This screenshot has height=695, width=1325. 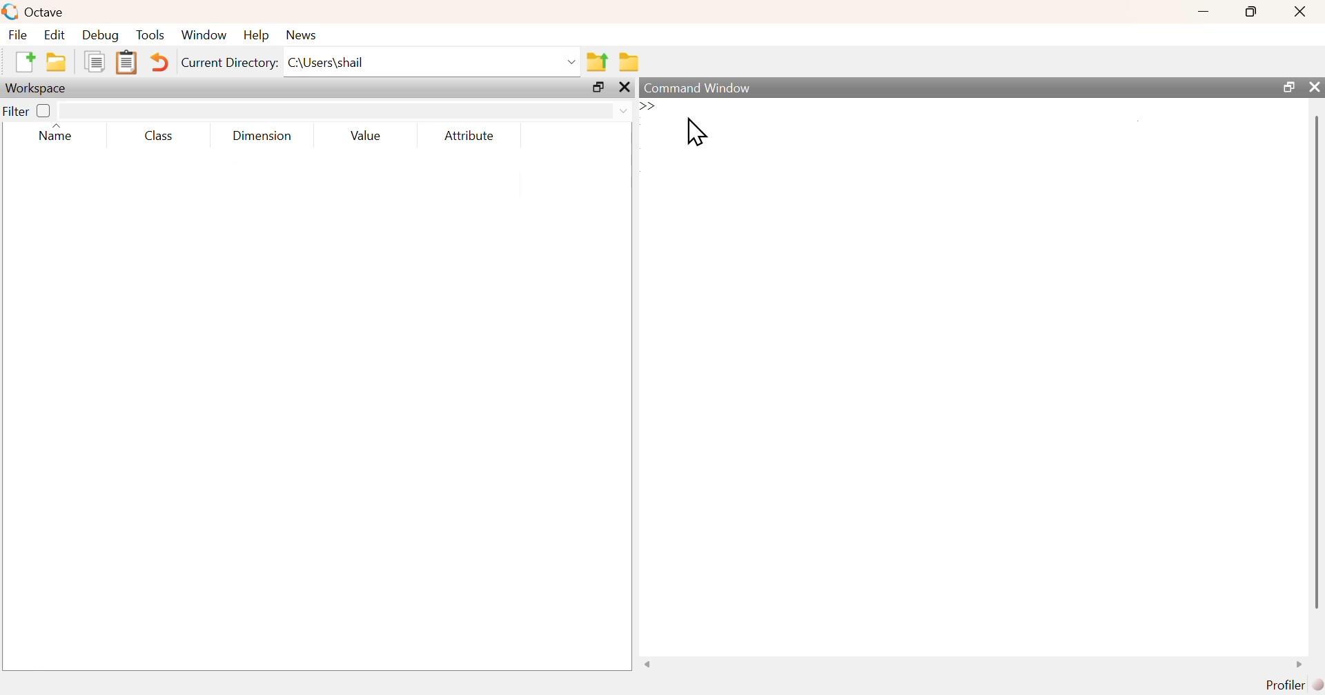 What do you see at coordinates (38, 88) in the screenshot?
I see `Workspace` at bounding box center [38, 88].